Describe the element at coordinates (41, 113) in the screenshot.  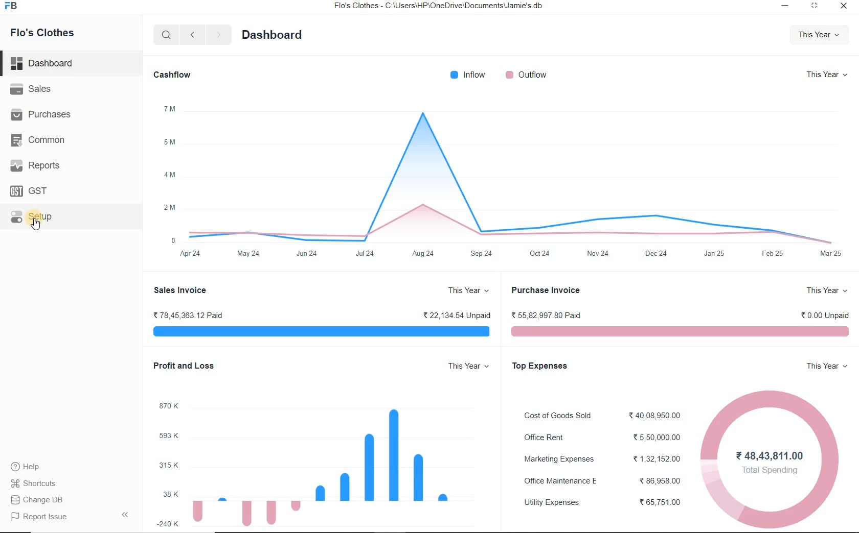
I see `Purchases` at that location.